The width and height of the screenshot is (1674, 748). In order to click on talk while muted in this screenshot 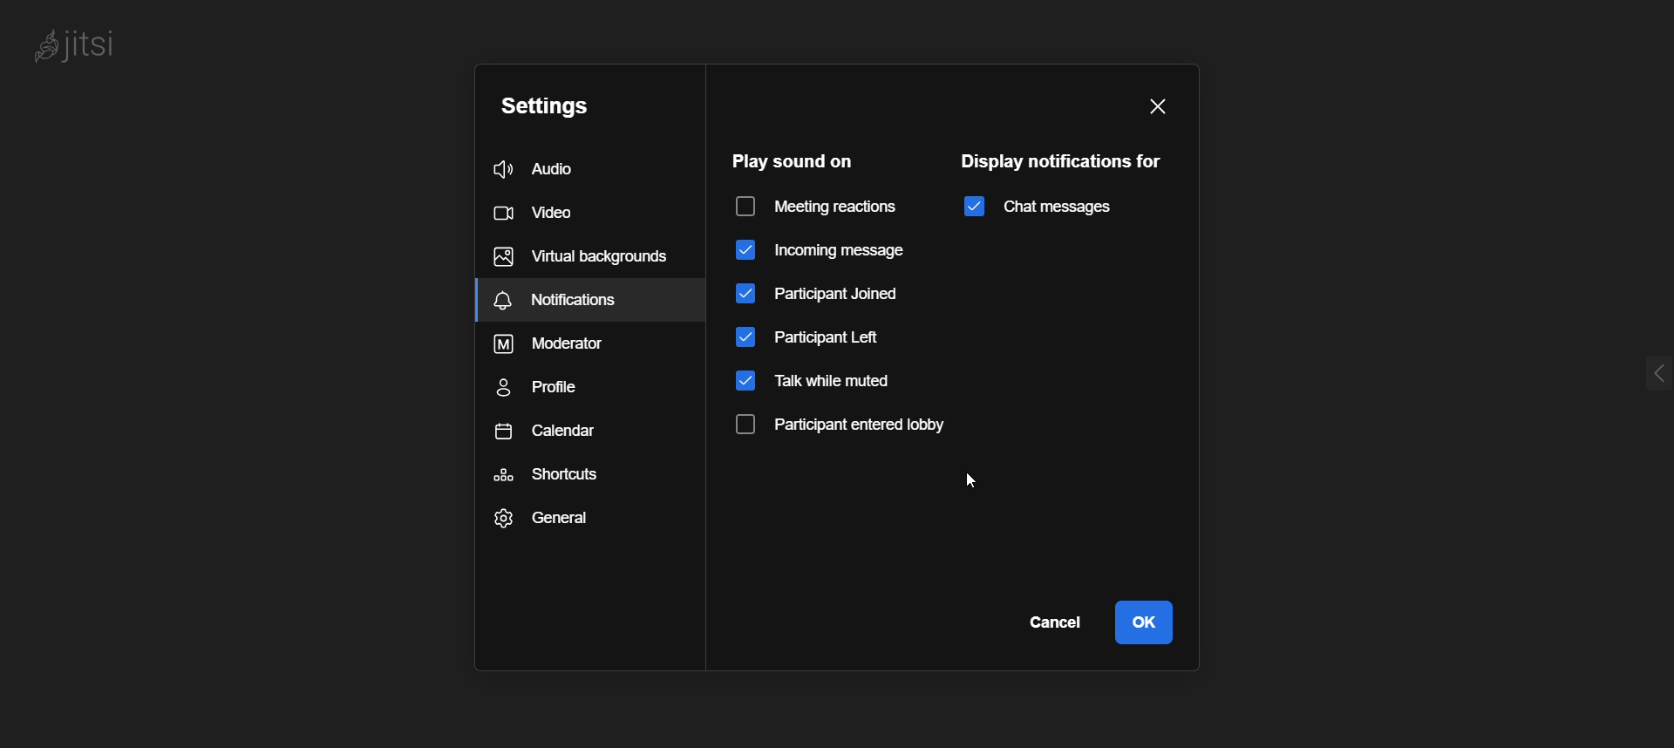, I will do `click(823, 382)`.